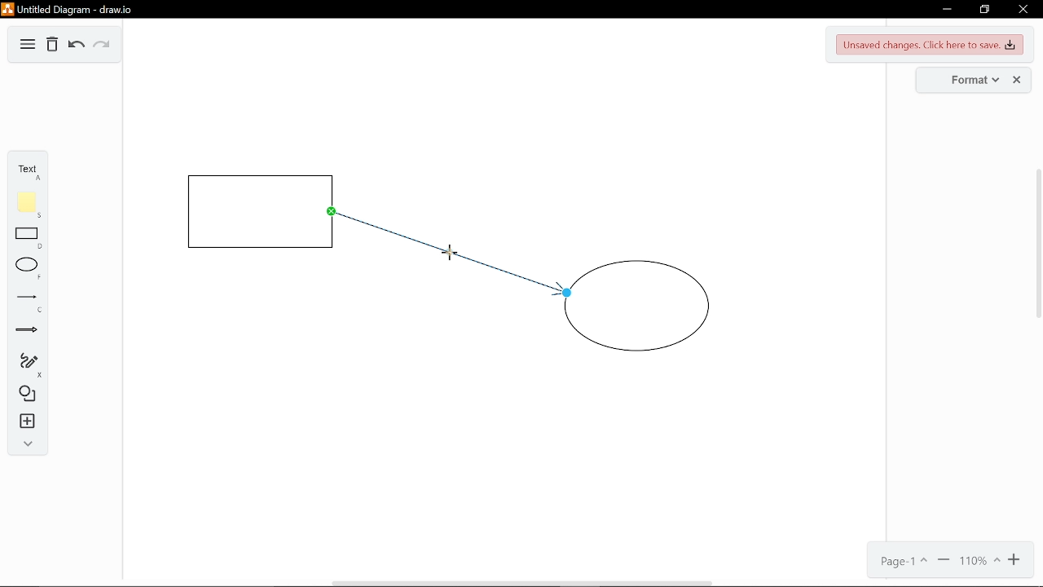 Image resolution: width=1043 pixels, height=587 pixels. I want to click on Format, so click(973, 79).